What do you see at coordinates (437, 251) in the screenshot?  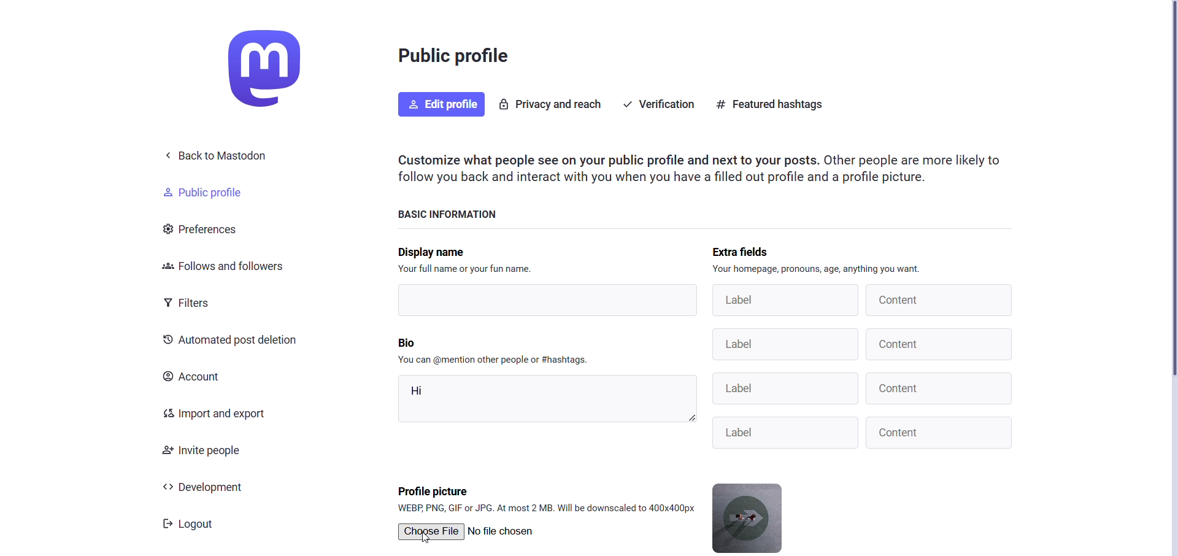 I see `display name` at bounding box center [437, 251].